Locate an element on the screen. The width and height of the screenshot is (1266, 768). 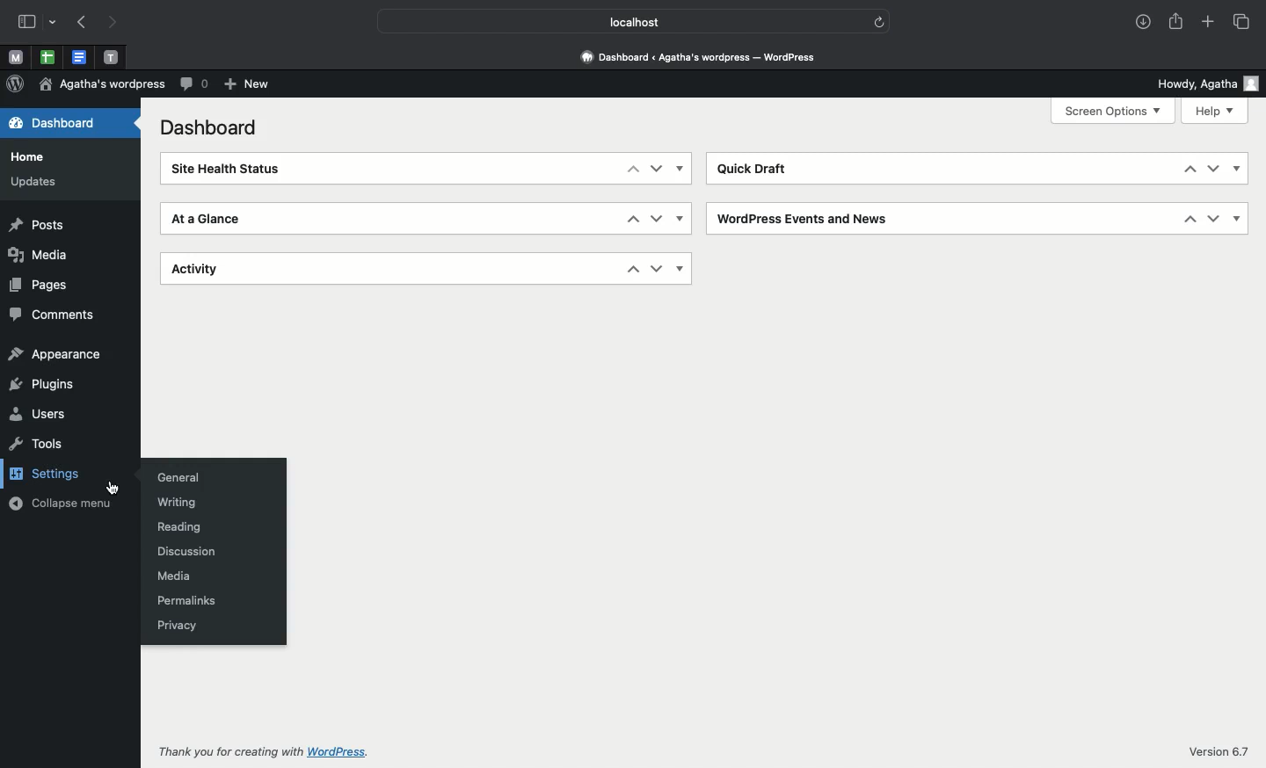
Pinned tabs is located at coordinates (113, 58).